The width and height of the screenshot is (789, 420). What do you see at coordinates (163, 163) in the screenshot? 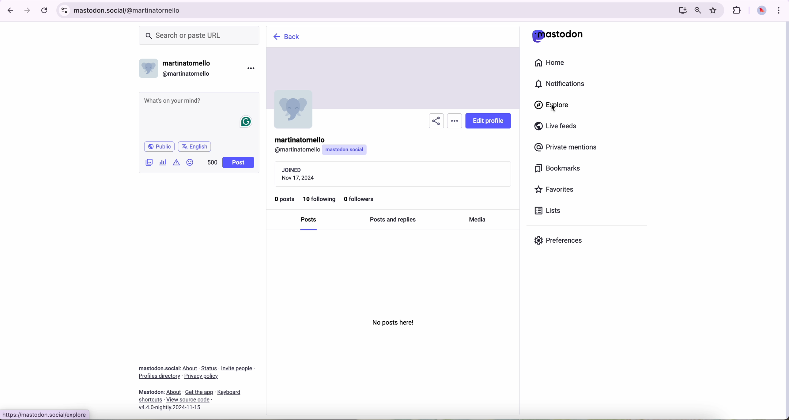
I see `chart` at bounding box center [163, 163].